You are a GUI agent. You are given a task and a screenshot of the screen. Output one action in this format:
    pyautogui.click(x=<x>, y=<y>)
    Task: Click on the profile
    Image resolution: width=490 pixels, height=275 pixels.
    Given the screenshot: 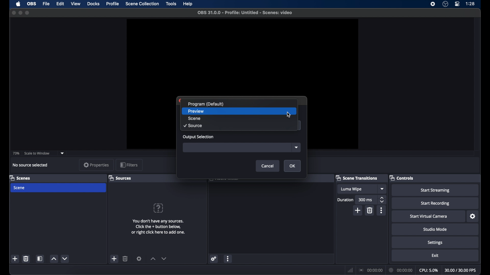 What is the action you would take?
    pyautogui.click(x=113, y=4)
    